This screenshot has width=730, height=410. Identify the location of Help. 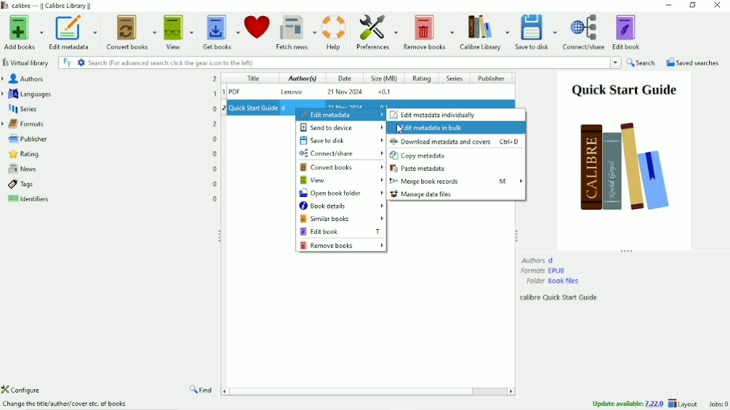
(334, 31).